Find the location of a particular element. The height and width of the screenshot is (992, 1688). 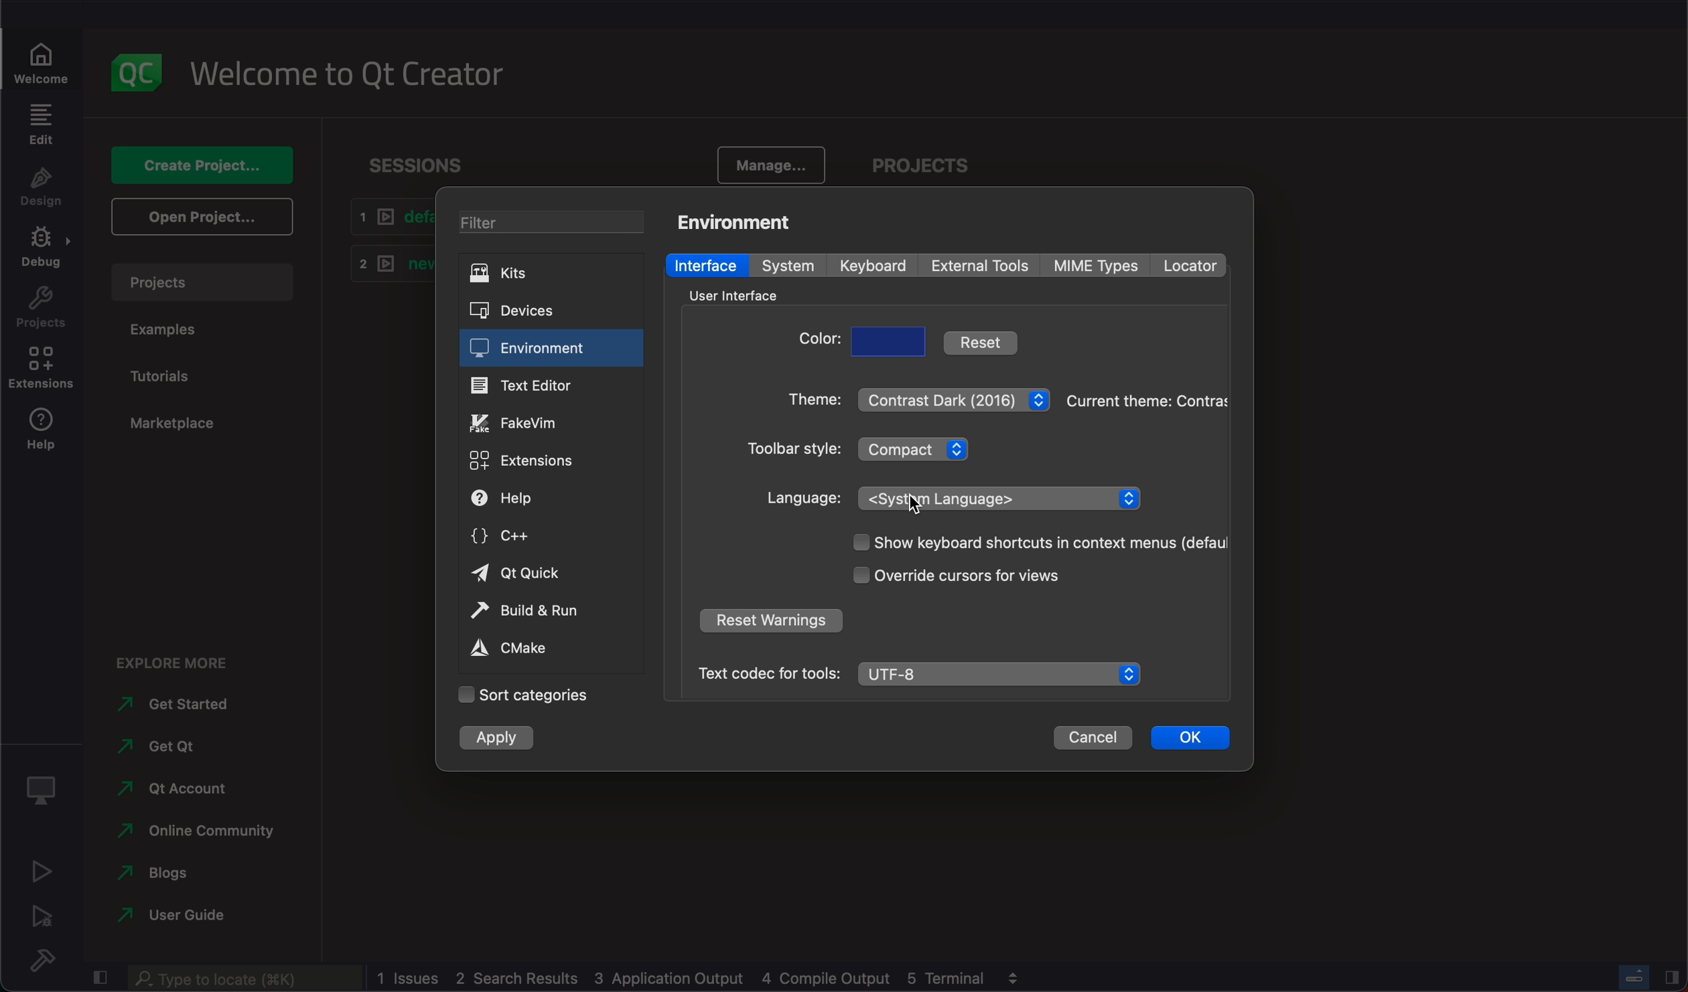

logo is located at coordinates (133, 70).